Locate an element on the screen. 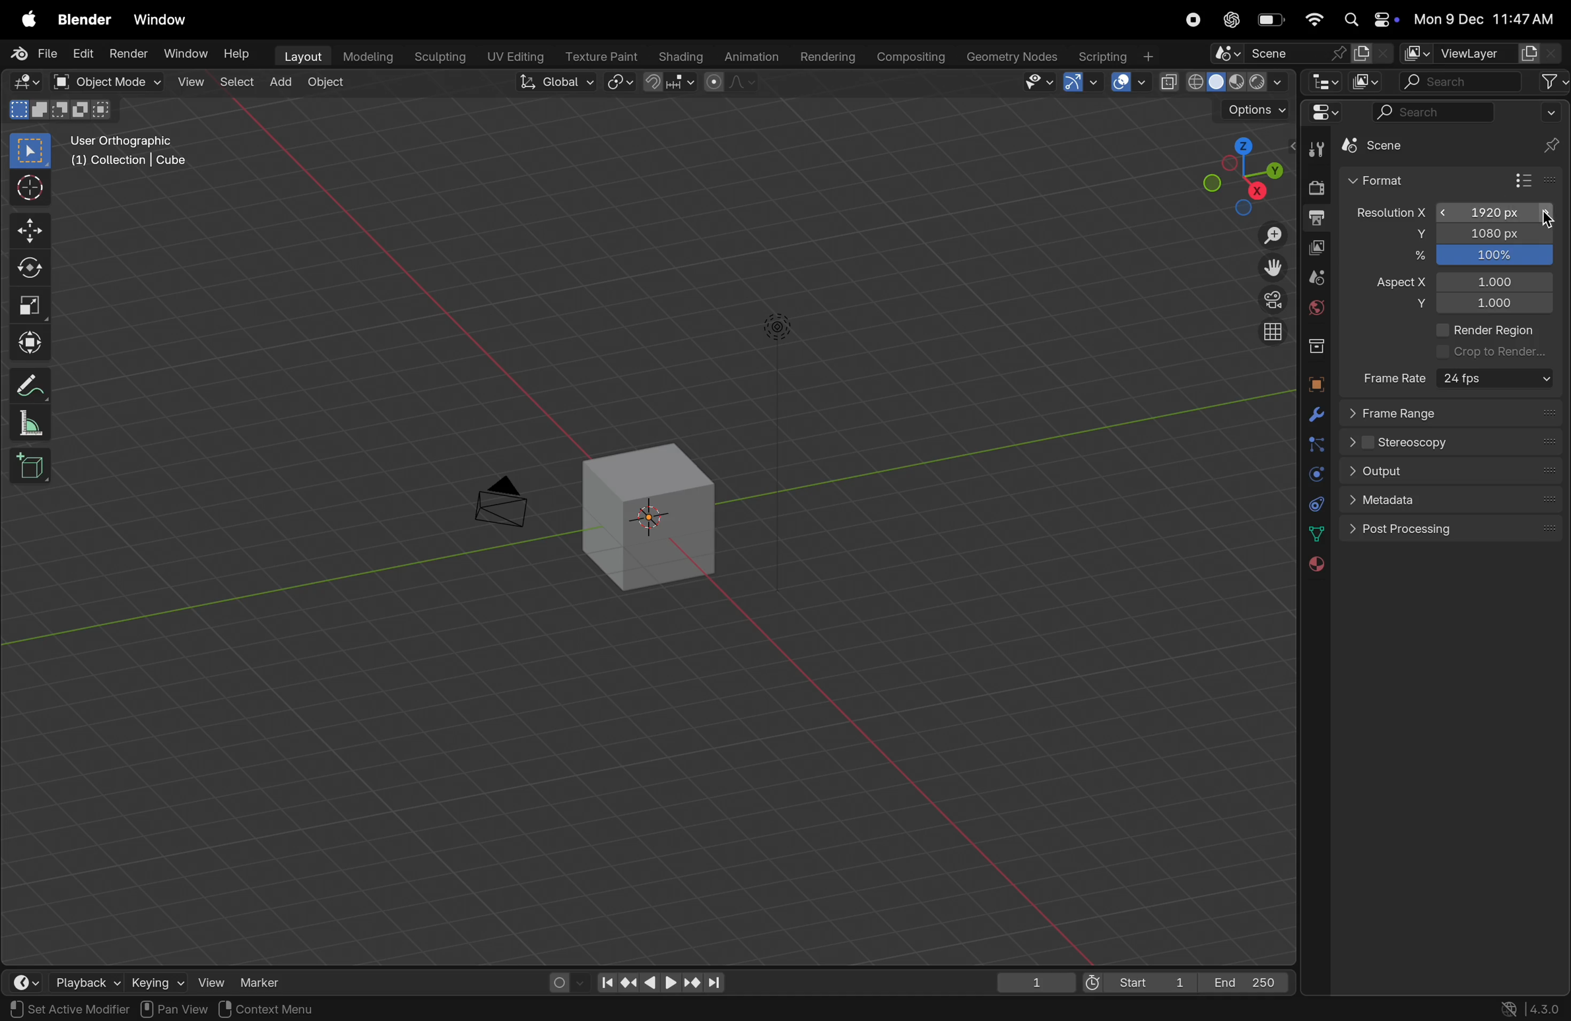 Image resolution: width=1571 pixels, height=1021 pixels. output is located at coordinates (1317, 220).